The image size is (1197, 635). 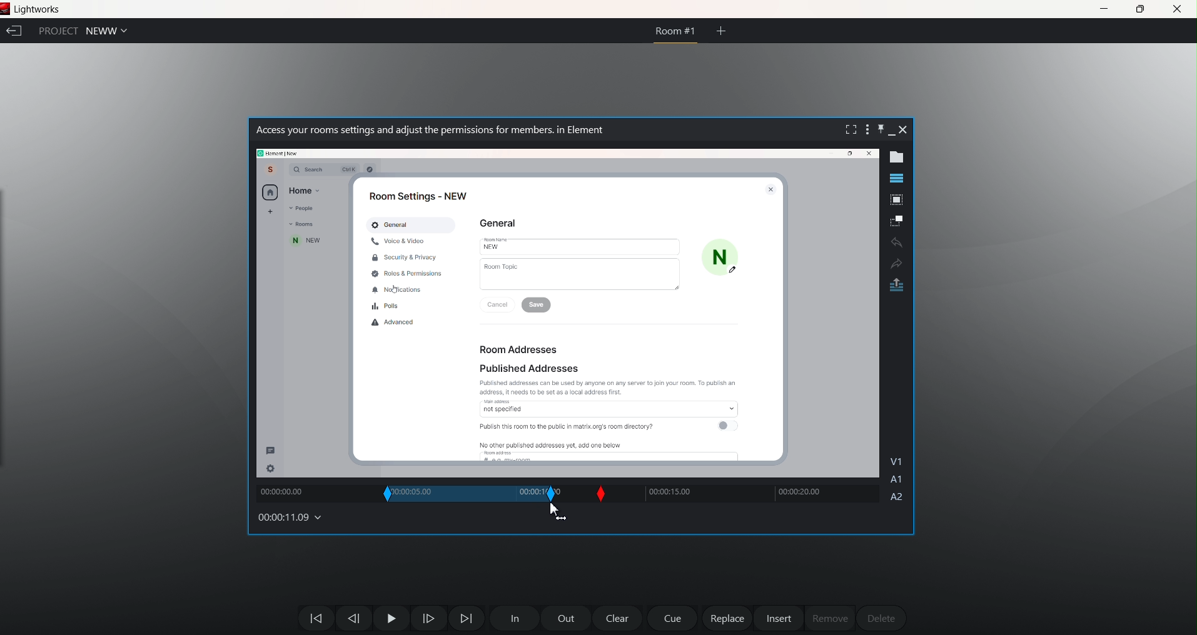 What do you see at coordinates (767, 187) in the screenshot?
I see `close` at bounding box center [767, 187].